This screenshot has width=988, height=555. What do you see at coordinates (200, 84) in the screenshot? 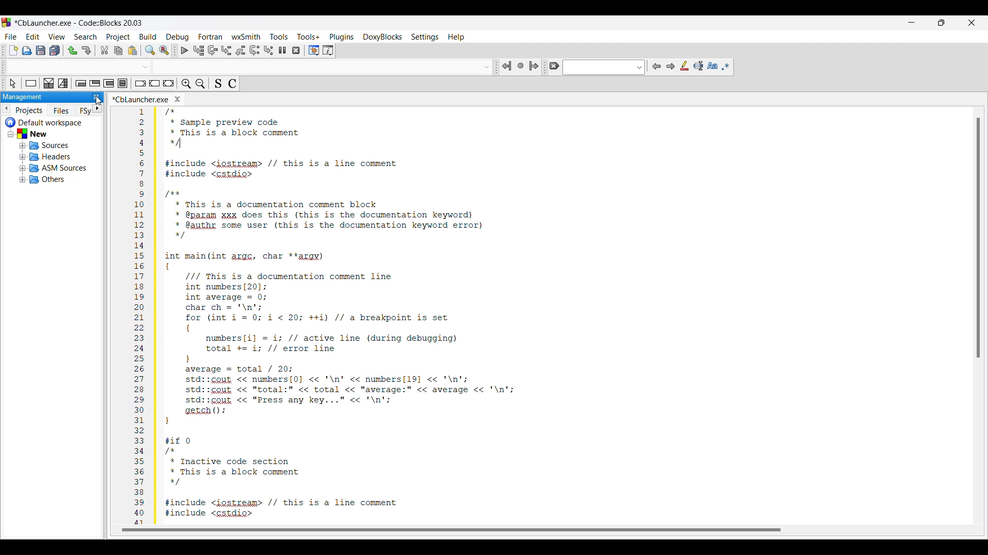
I see `Zoom out` at bounding box center [200, 84].